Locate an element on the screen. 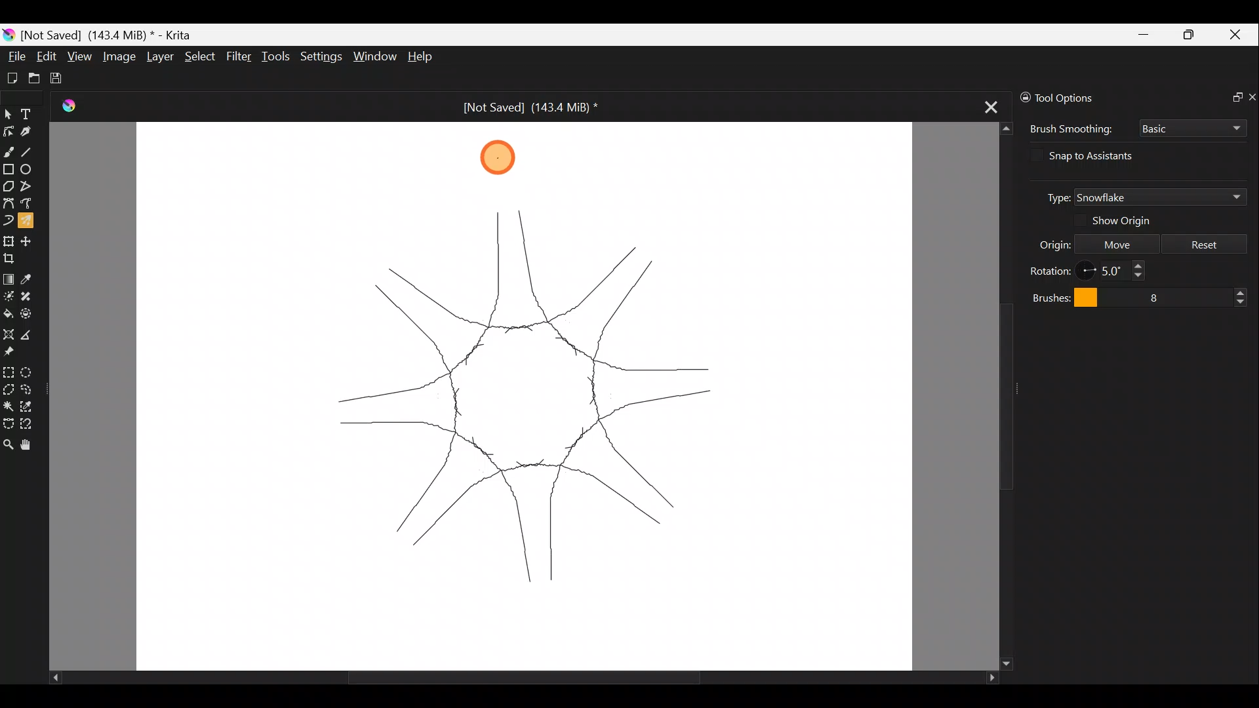 The image size is (1259, 708). Tools is located at coordinates (276, 56).